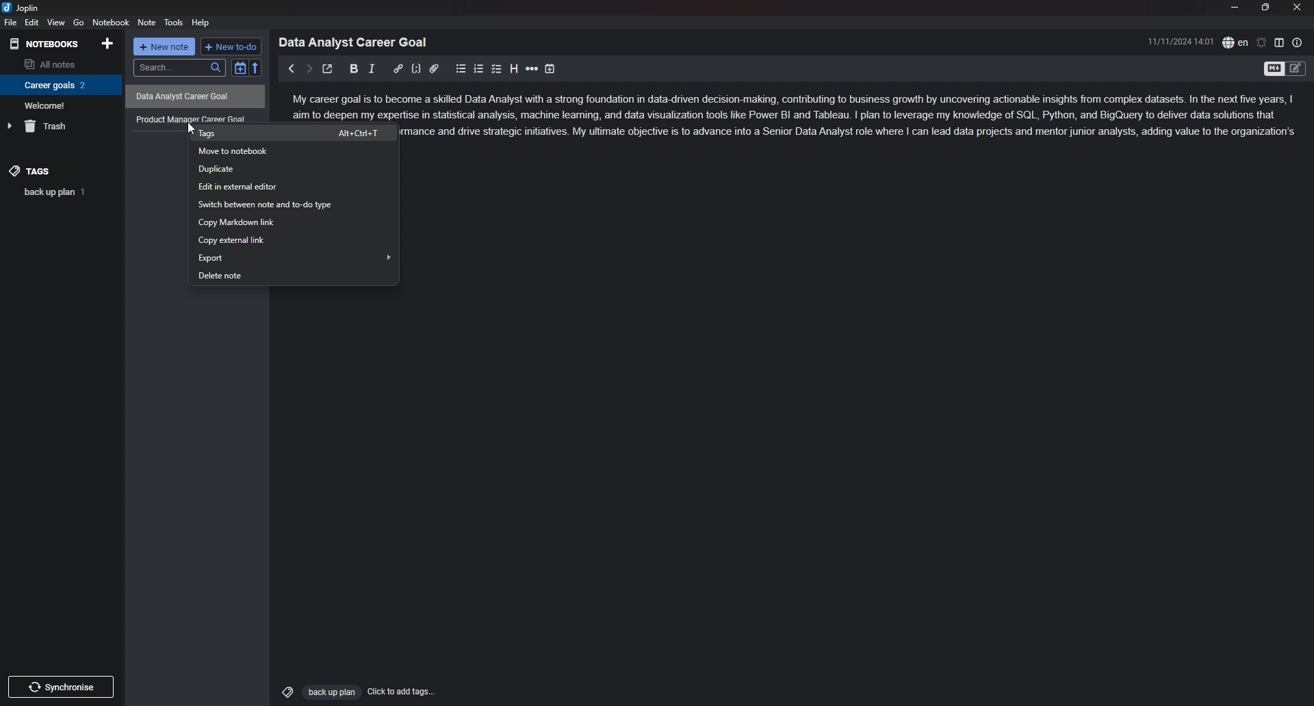  Describe the element at coordinates (57, 105) in the screenshot. I see `Welcome!` at that location.